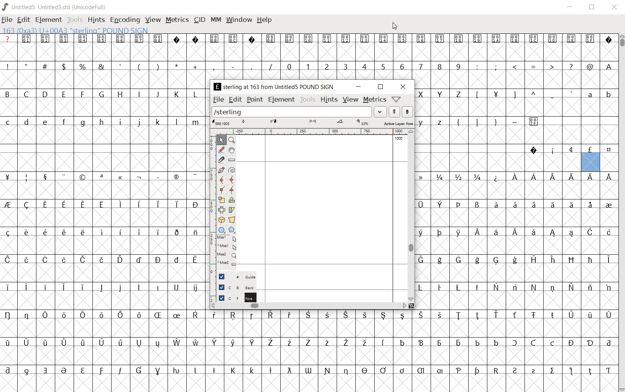 Image resolution: width=625 pixels, height=392 pixels. I want to click on 163 (Oxa3 00A3 “sterling” POUND SIGN, so click(78, 30).